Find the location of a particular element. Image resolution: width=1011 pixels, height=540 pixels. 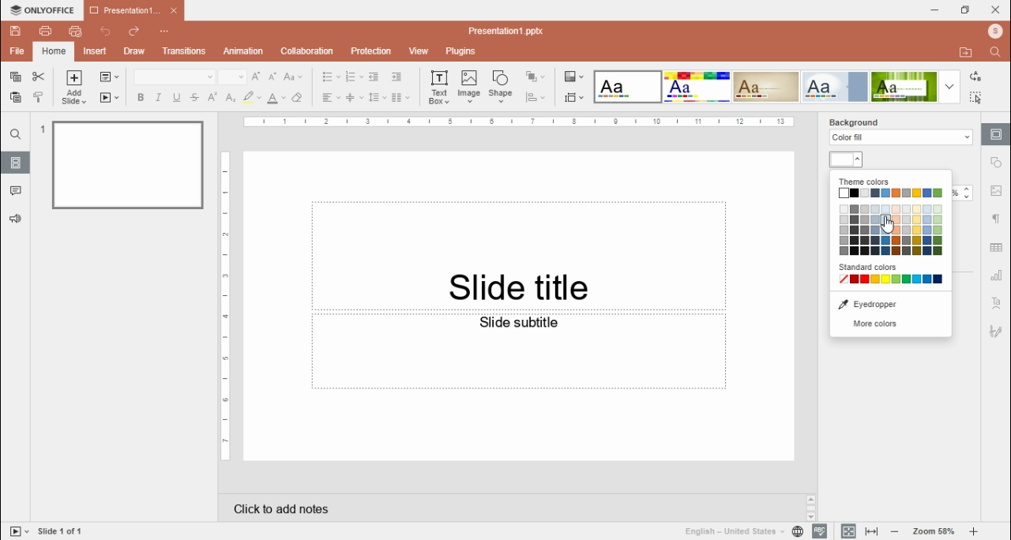

star slideshow is located at coordinates (110, 98).